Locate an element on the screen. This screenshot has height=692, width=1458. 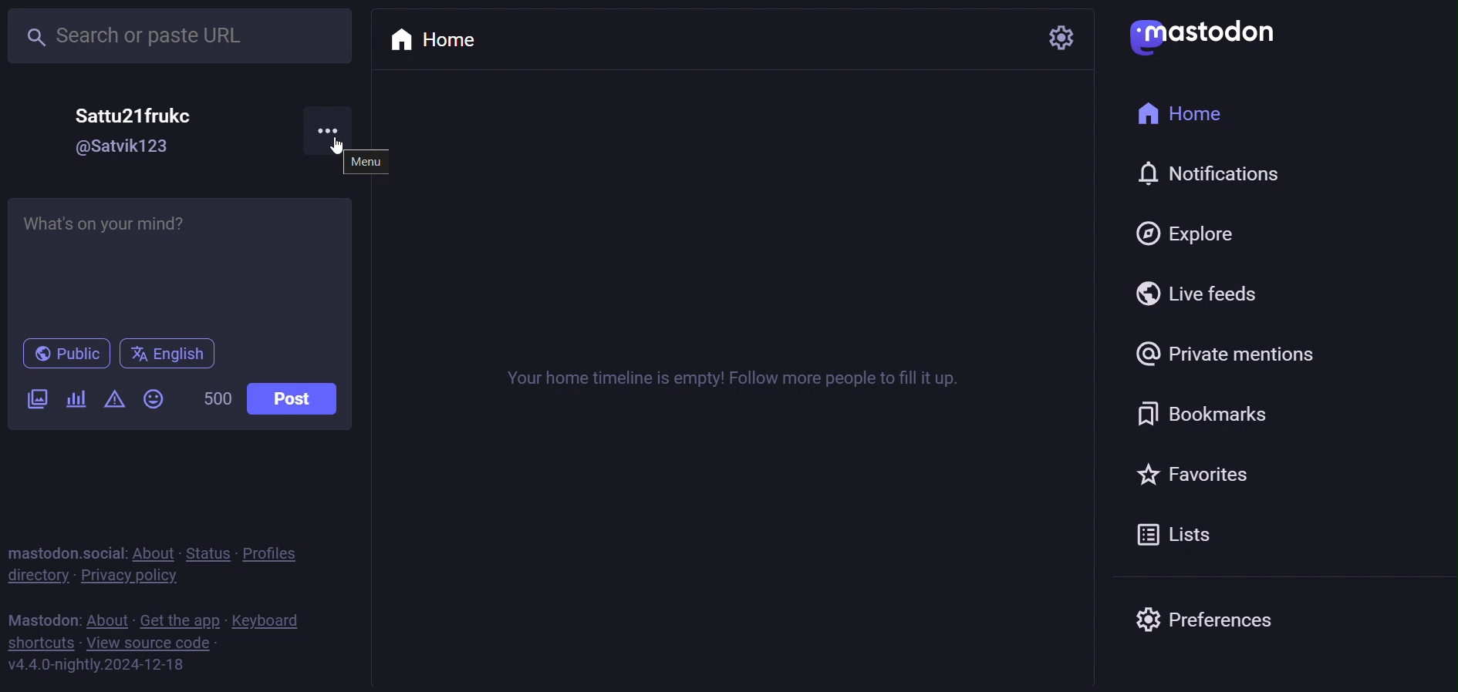
bookmarks is located at coordinates (1227, 416).